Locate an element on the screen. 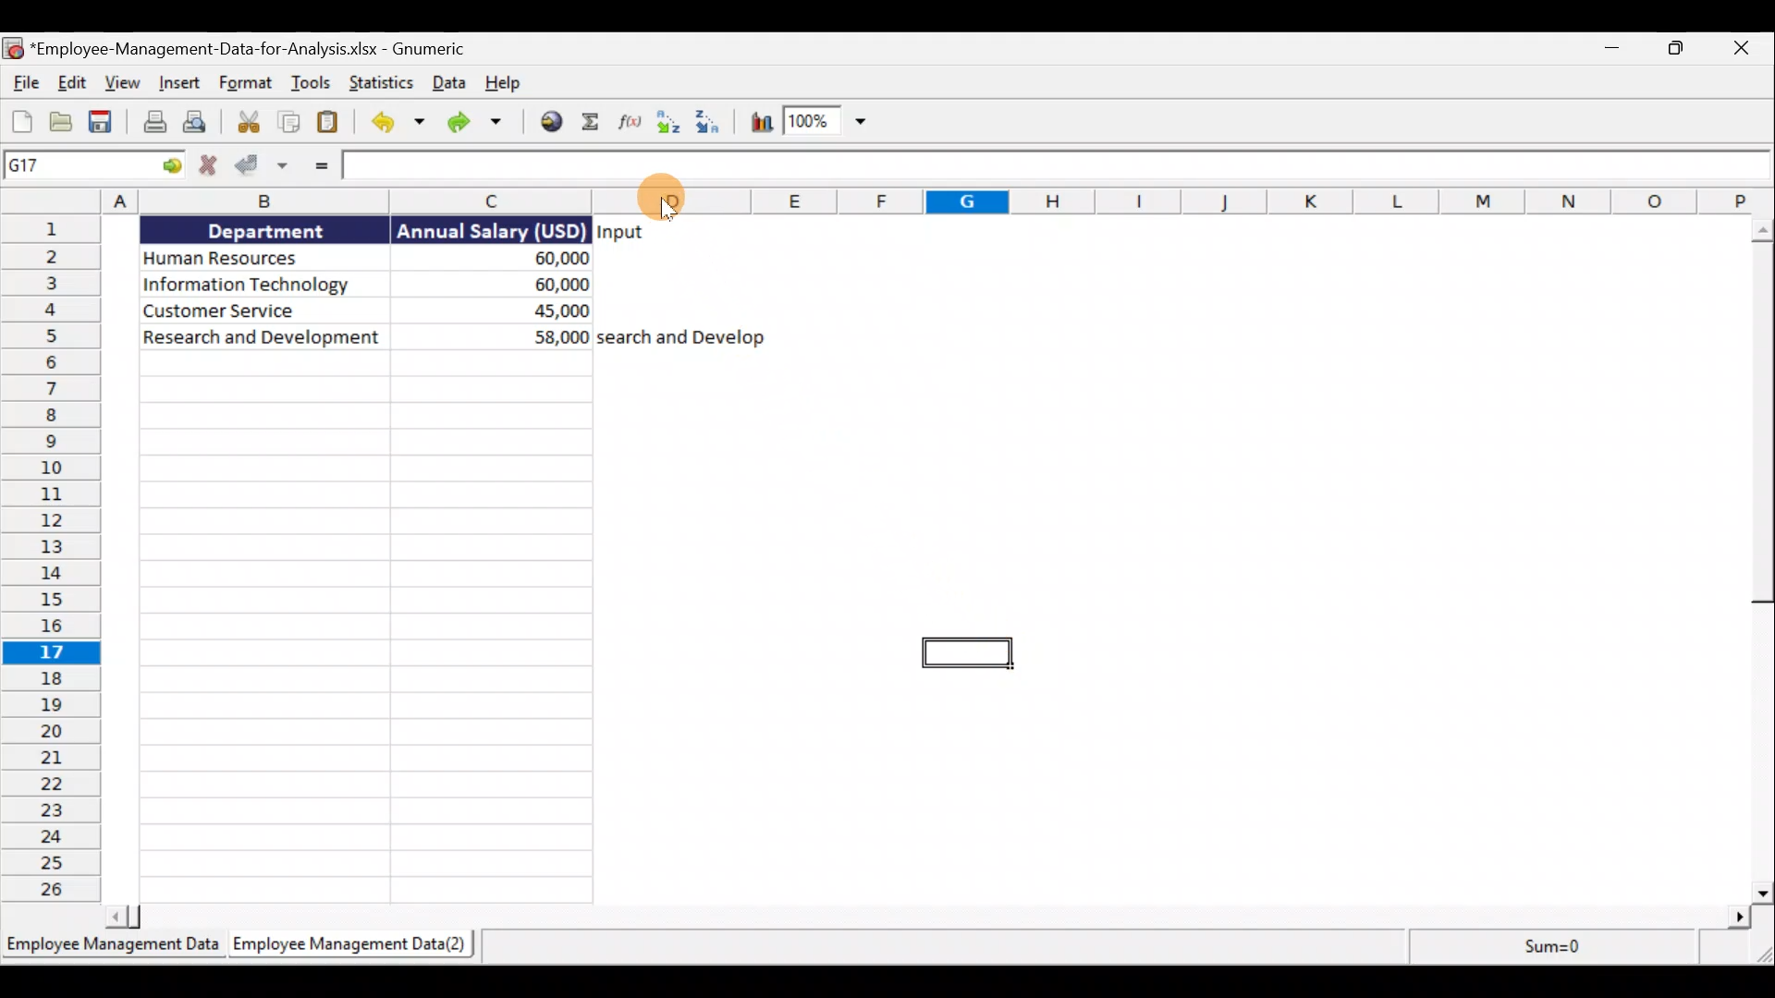  View is located at coordinates (126, 79).